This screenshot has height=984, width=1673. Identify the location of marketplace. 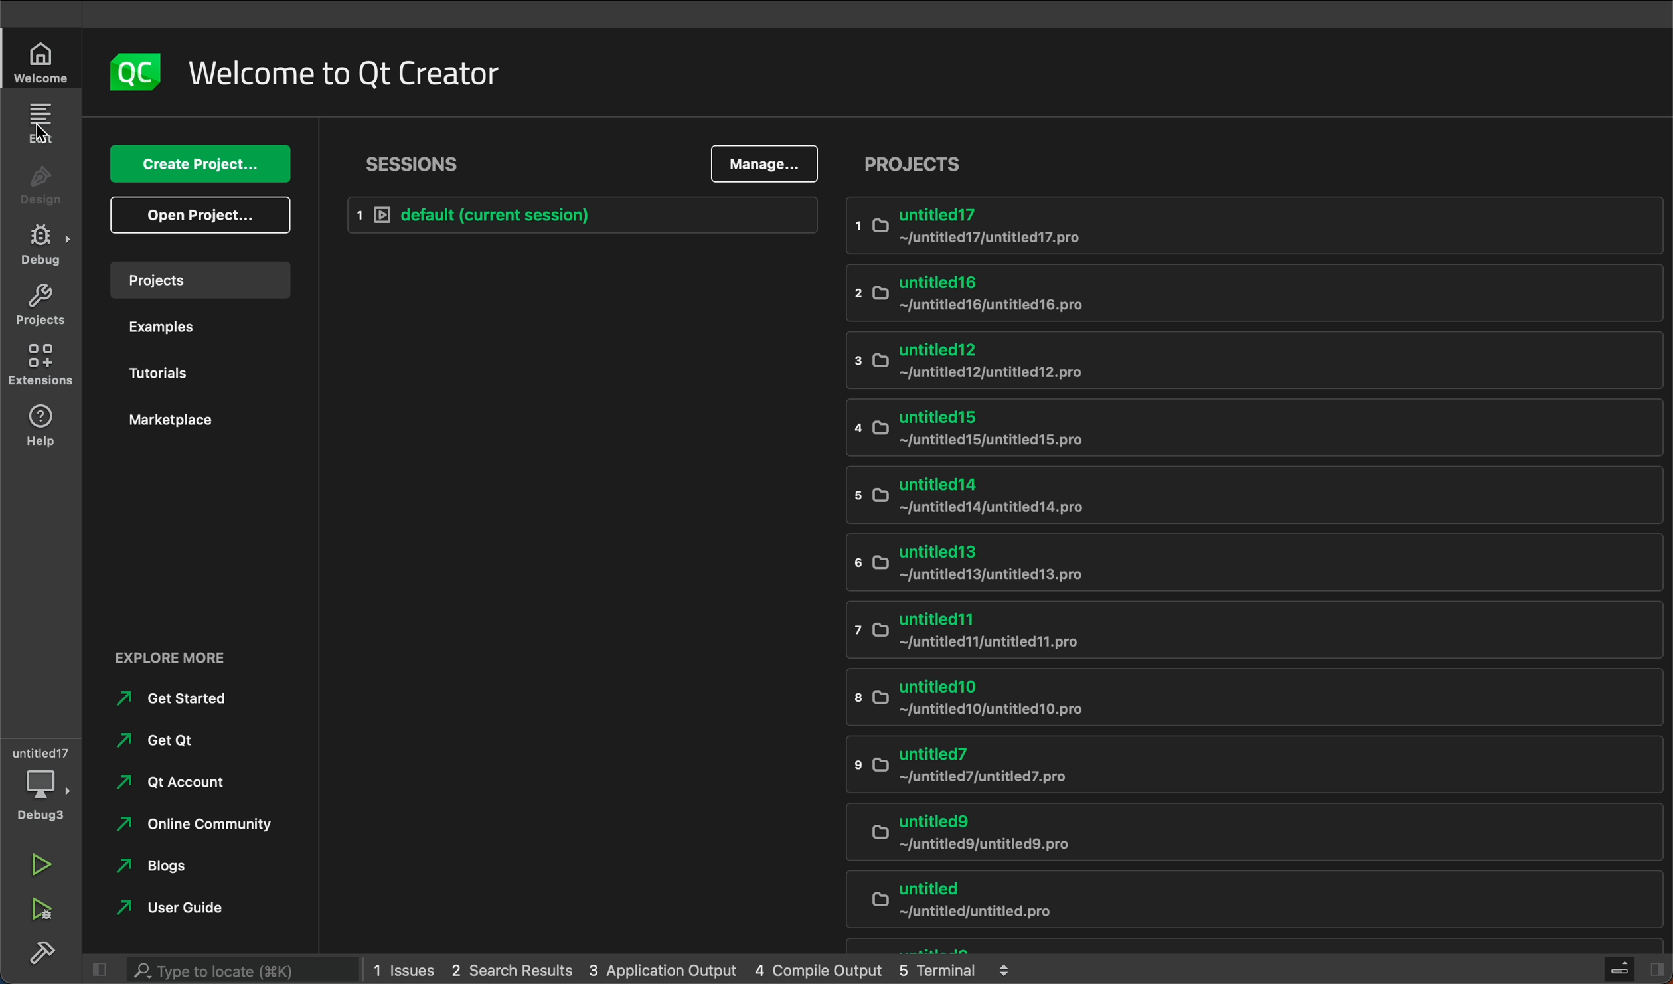
(207, 422).